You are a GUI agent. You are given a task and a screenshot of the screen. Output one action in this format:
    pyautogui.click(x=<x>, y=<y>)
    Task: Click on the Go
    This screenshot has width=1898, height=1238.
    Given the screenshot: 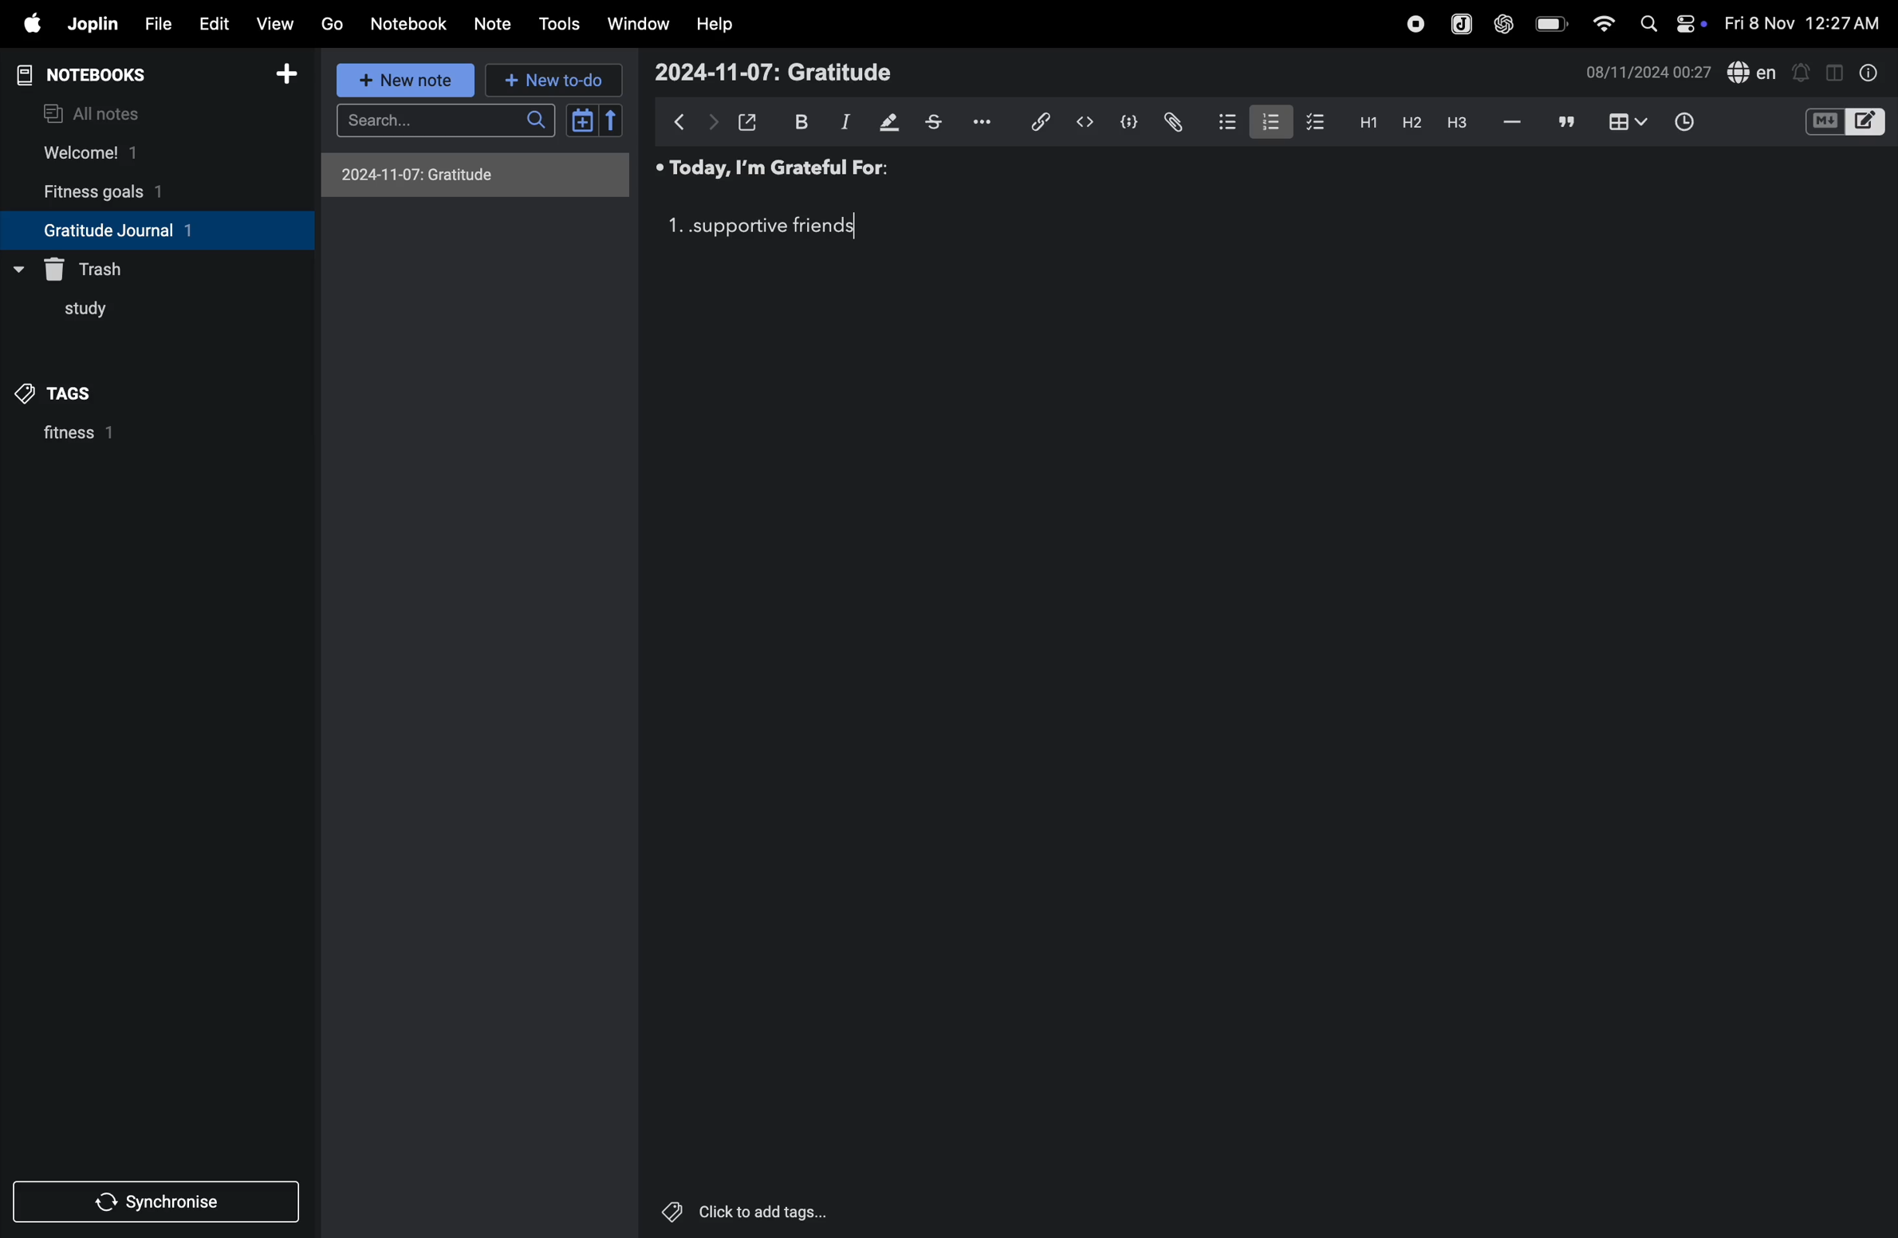 What is the action you would take?
    pyautogui.click(x=333, y=22)
    